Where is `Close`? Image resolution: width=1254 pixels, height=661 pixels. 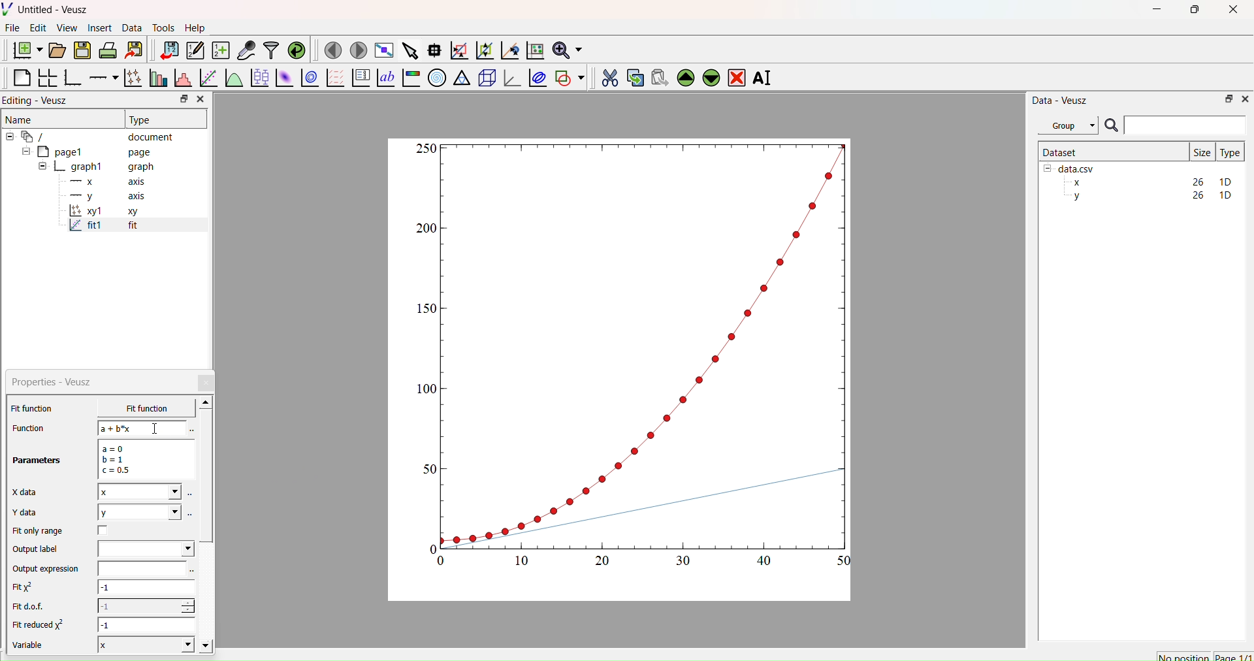
Close is located at coordinates (200, 99).